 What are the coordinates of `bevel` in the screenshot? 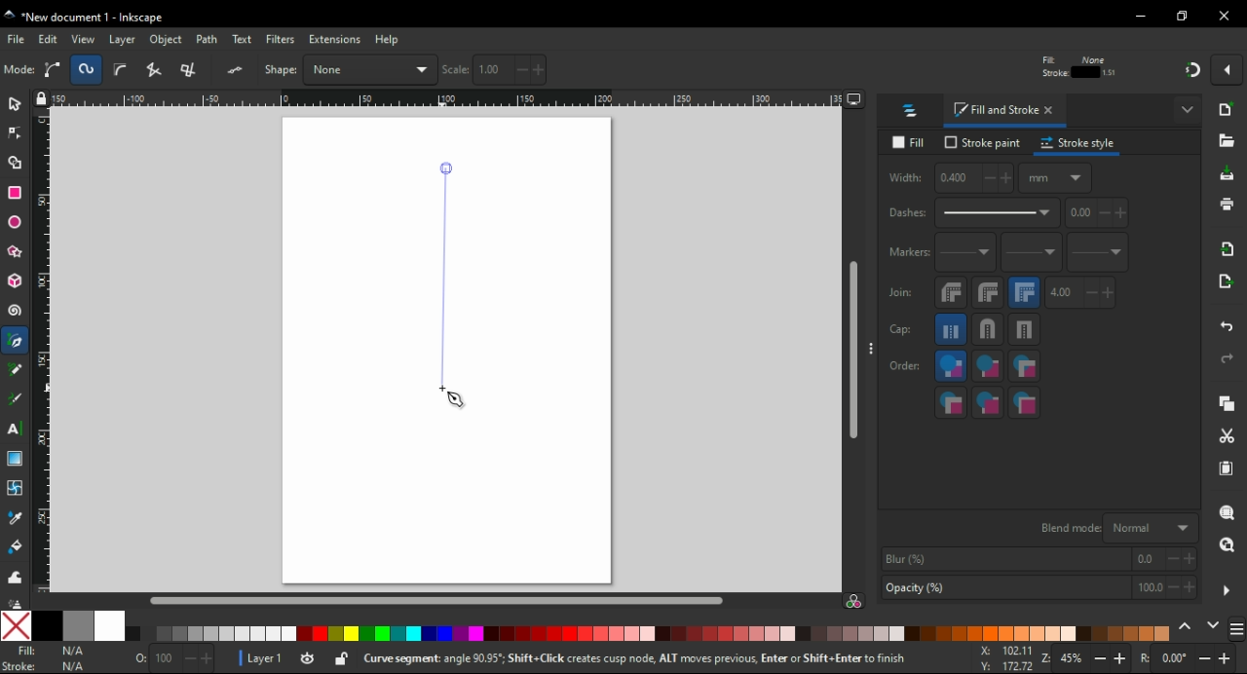 It's located at (952, 293).